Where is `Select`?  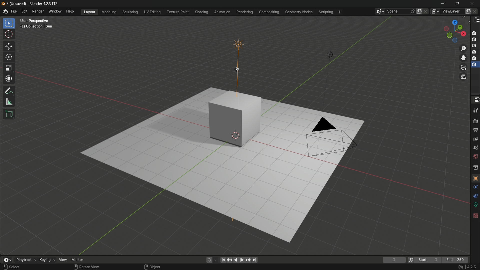
Select is located at coordinates (15, 267).